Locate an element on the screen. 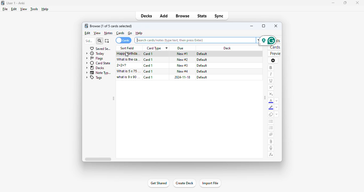  card 1 is located at coordinates (148, 60).